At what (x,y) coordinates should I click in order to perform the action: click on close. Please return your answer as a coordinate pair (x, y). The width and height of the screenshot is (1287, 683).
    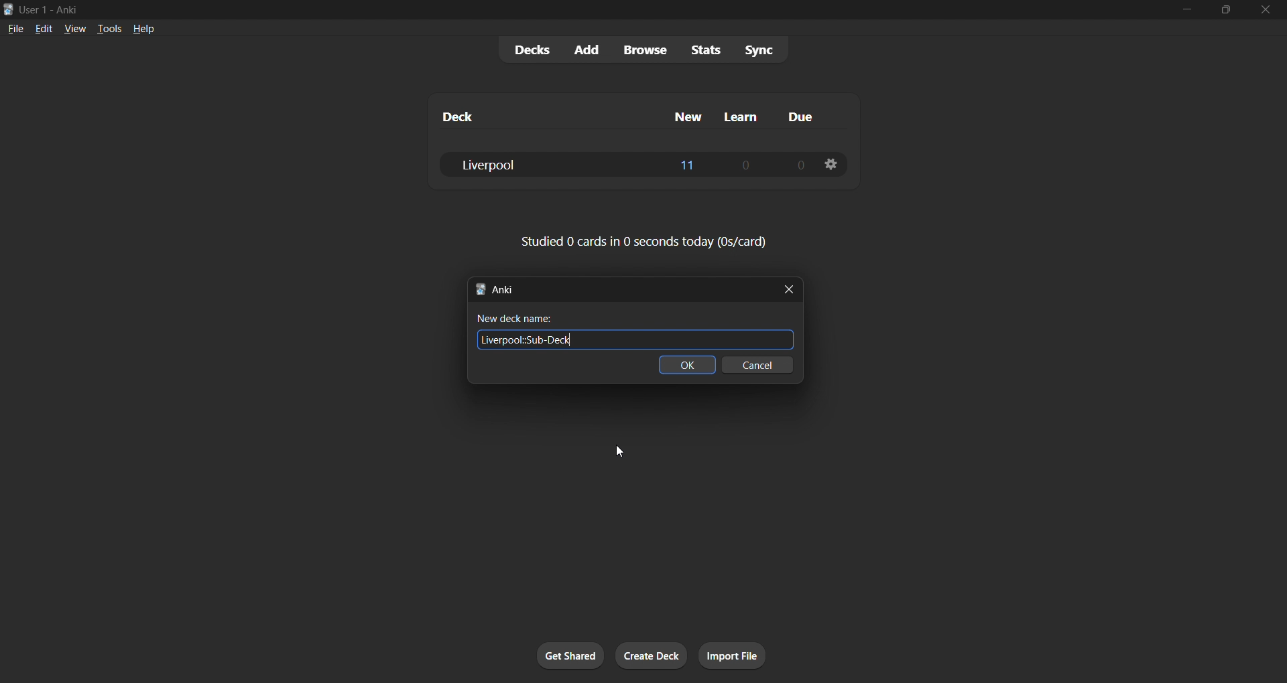
    Looking at the image, I should click on (1268, 10).